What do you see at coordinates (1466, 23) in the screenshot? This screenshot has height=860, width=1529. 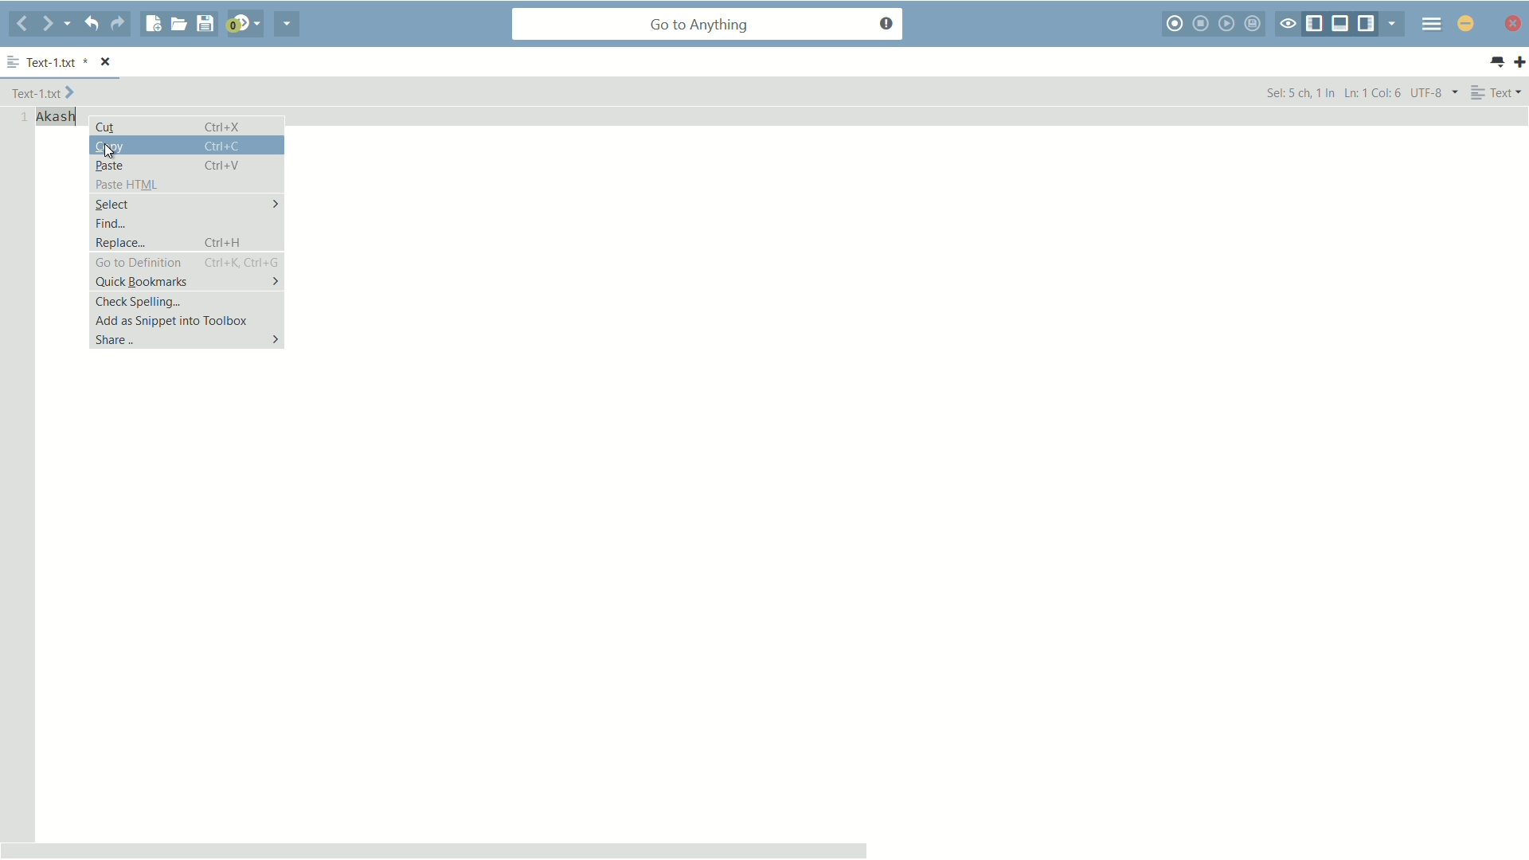 I see `minimize` at bounding box center [1466, 23].